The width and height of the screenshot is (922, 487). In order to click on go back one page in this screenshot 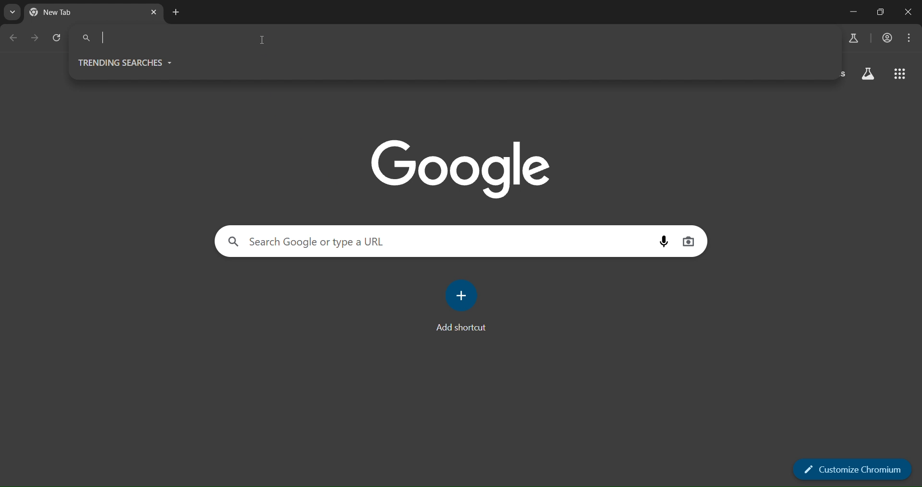, I will do `click(15, 38)`.